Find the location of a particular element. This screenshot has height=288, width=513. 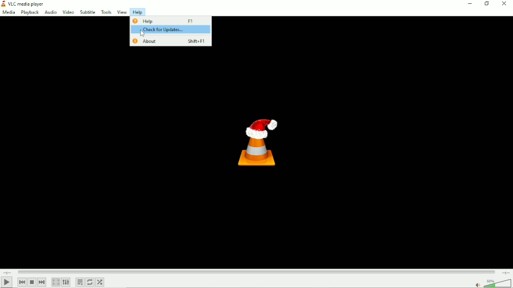

Subtitle is located at coordinates (87, 12).